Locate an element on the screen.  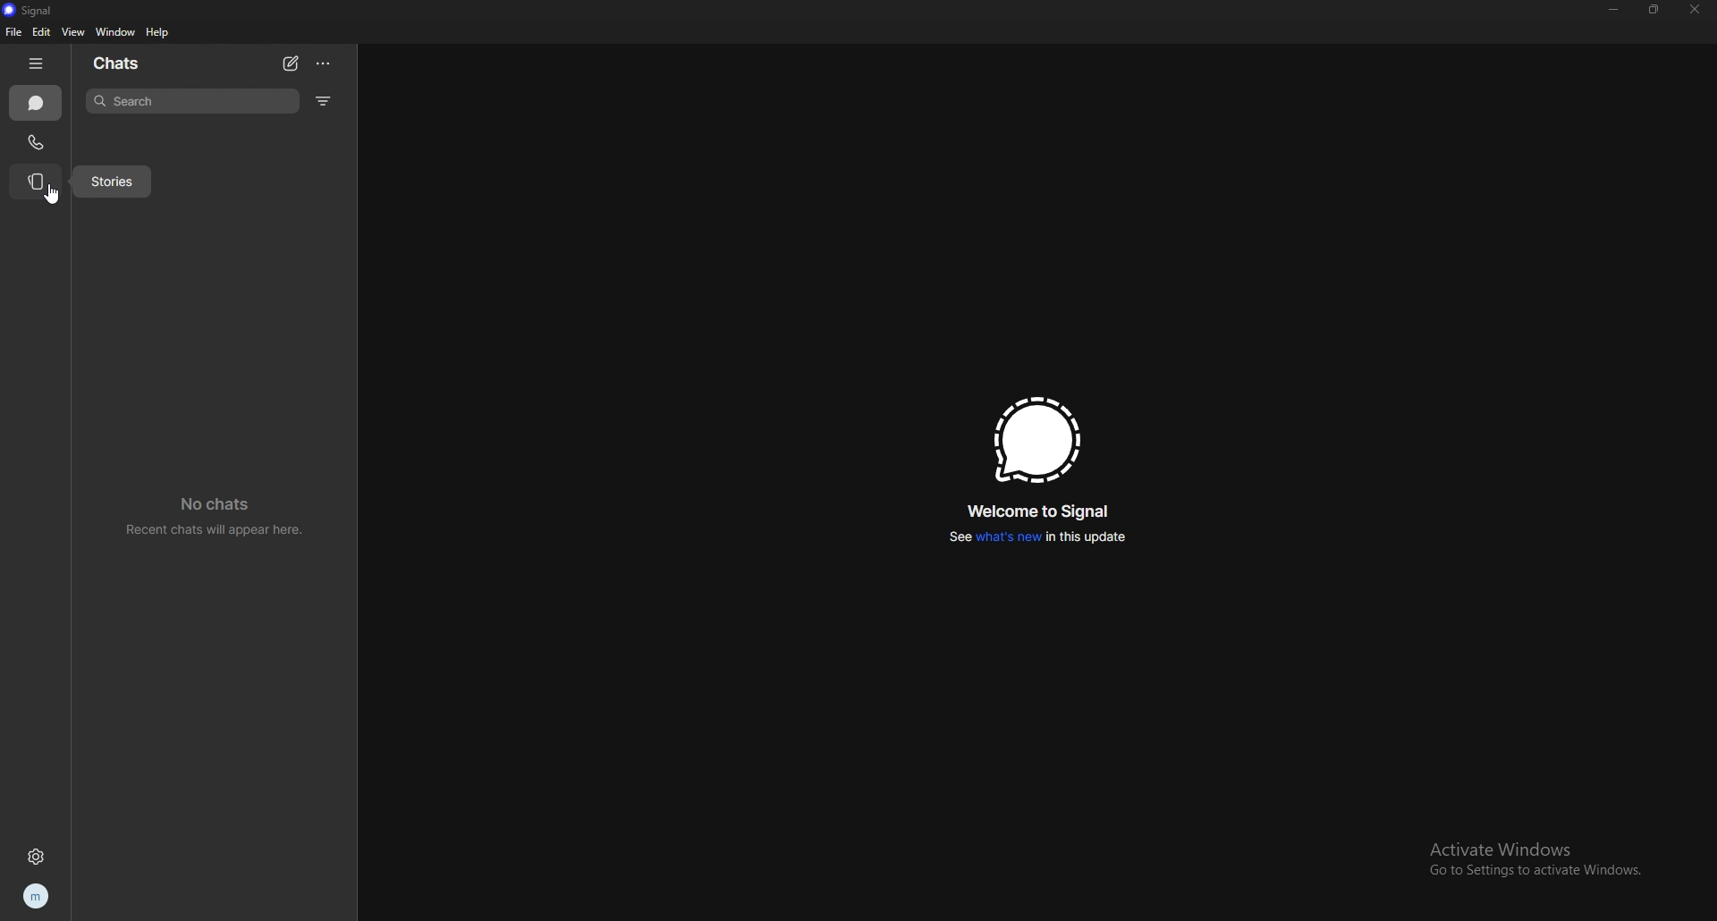
Activate Windows is located at coordinates (1521, 846).